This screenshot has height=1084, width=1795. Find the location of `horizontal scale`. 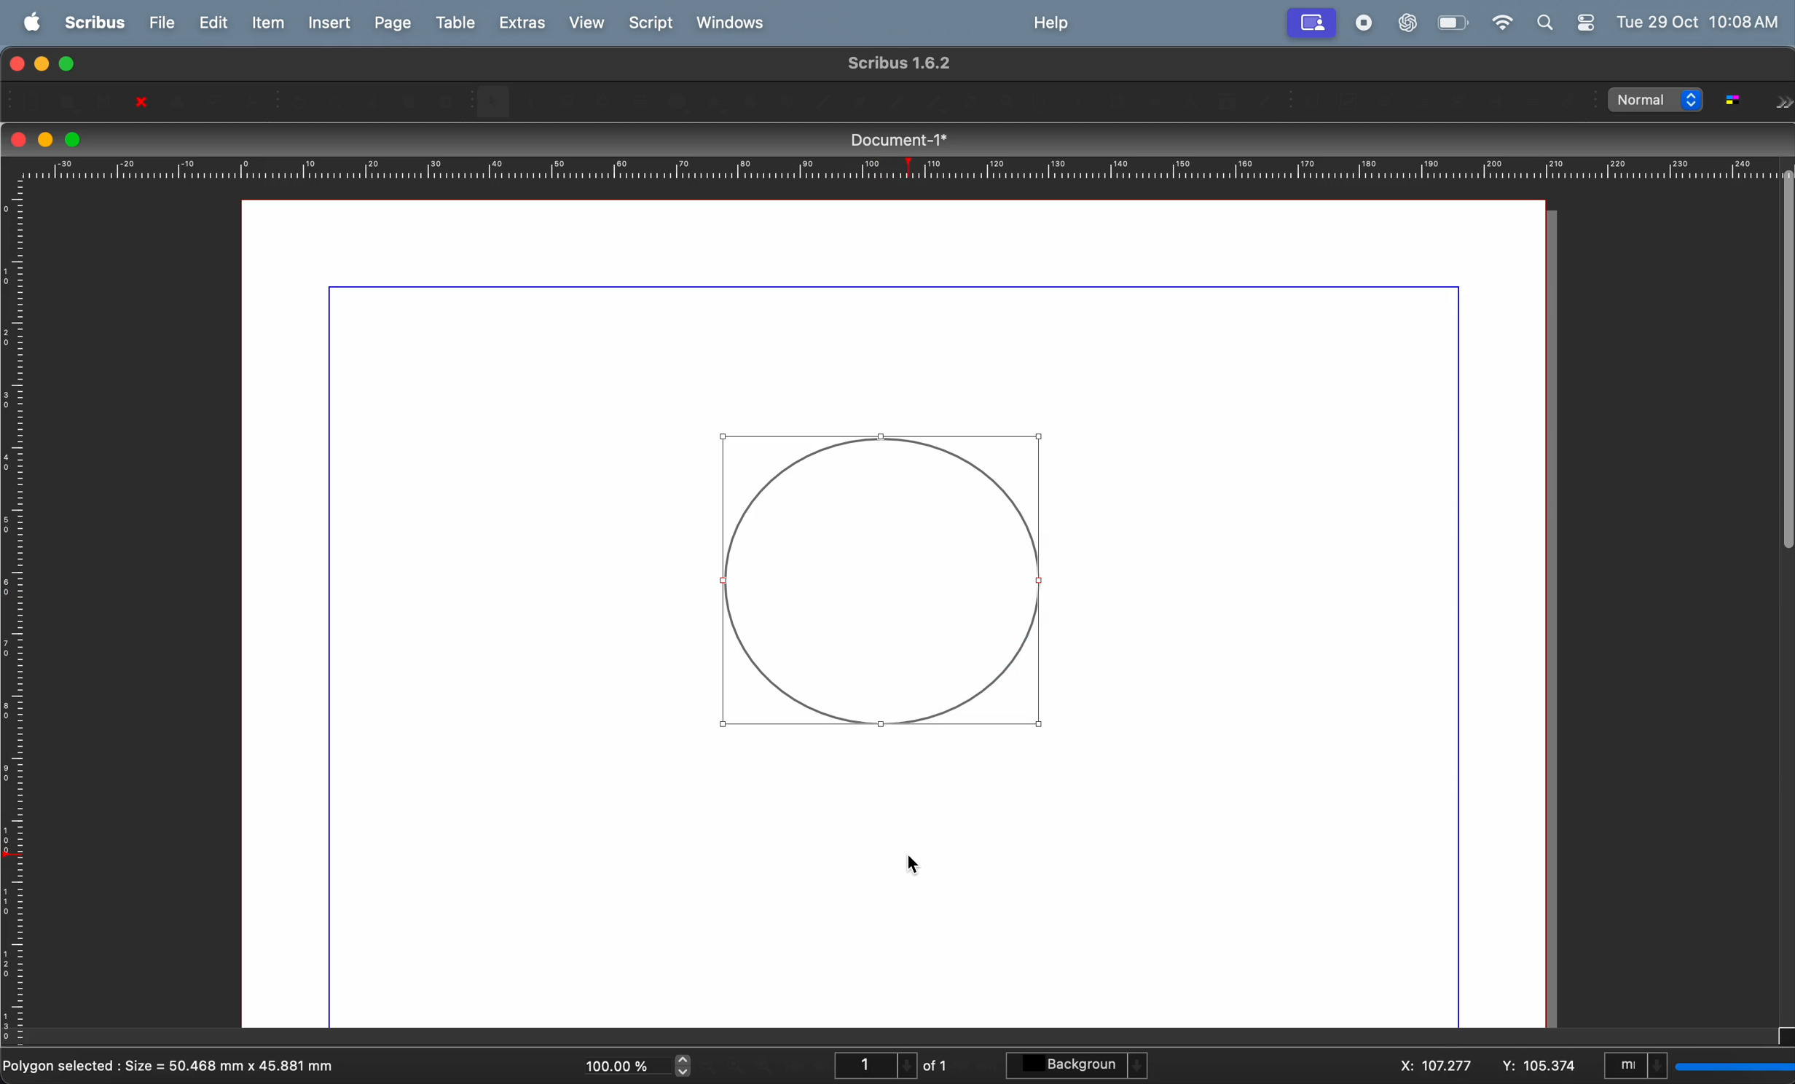

horizontal scale is located at coordinates (889, 168).